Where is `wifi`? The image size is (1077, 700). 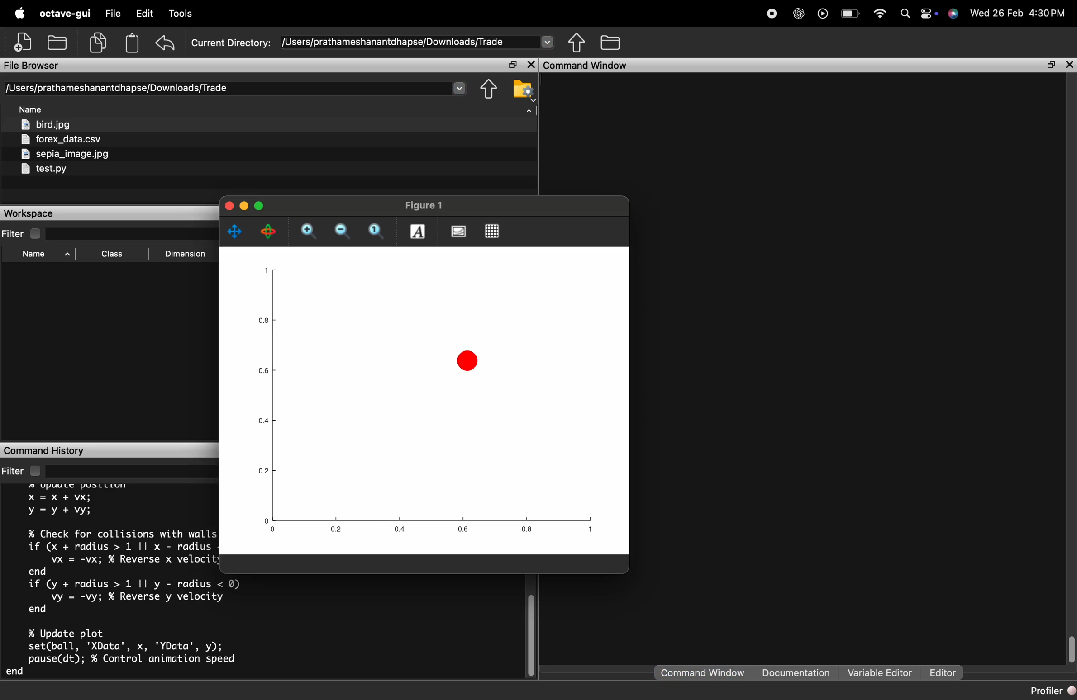
wifi is located at coordinates (880, 16).